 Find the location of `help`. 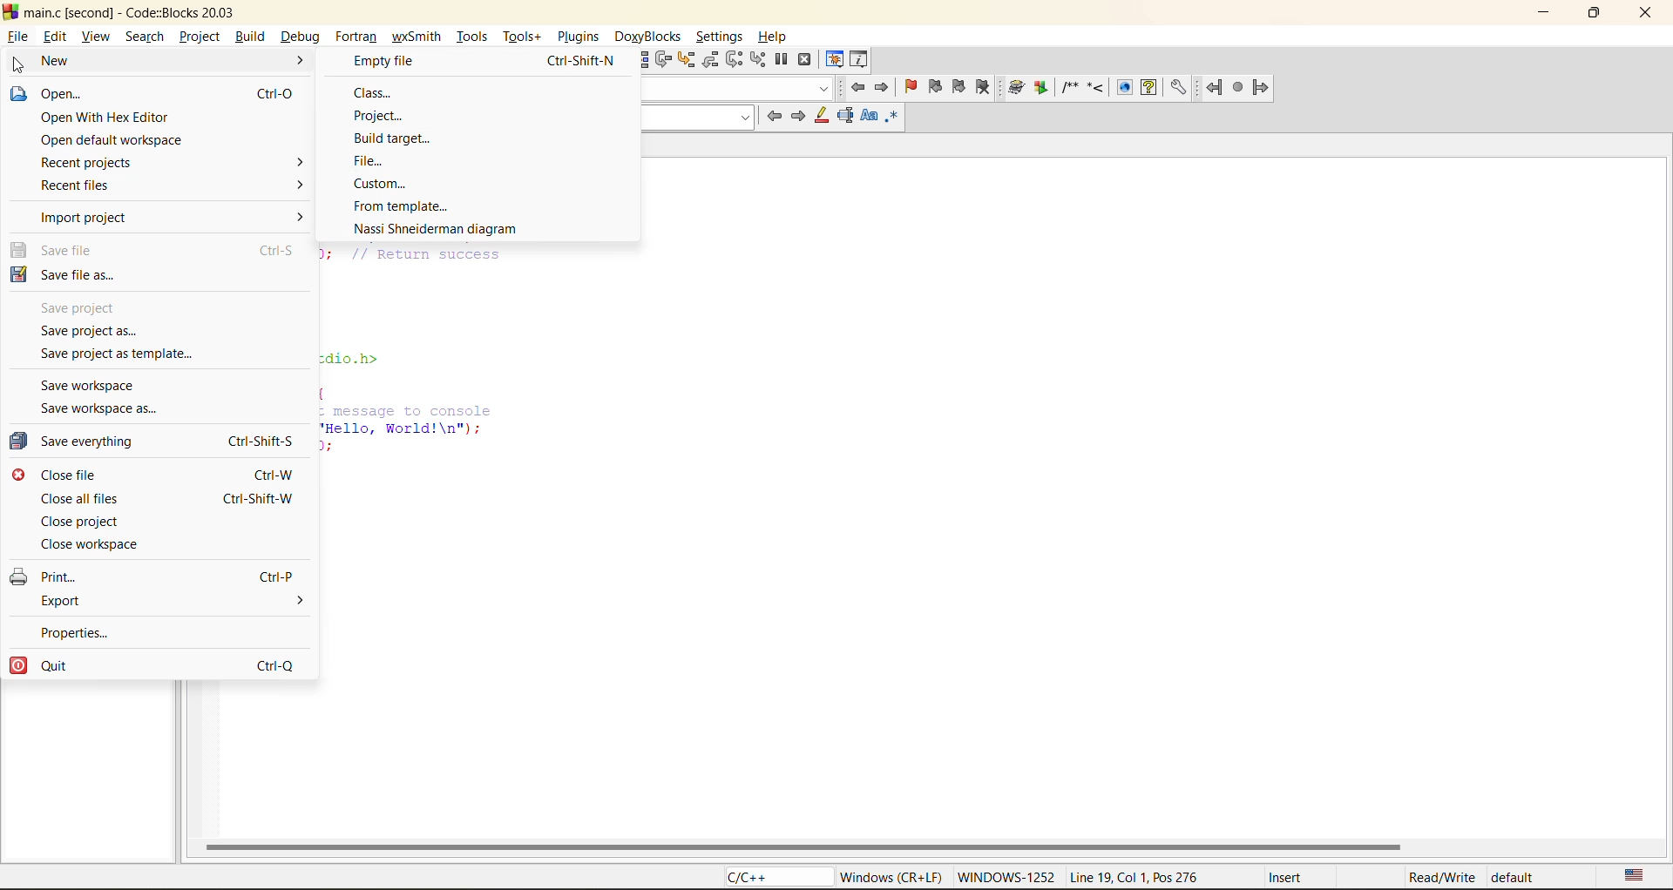

help is located at coordinates (769, 37).